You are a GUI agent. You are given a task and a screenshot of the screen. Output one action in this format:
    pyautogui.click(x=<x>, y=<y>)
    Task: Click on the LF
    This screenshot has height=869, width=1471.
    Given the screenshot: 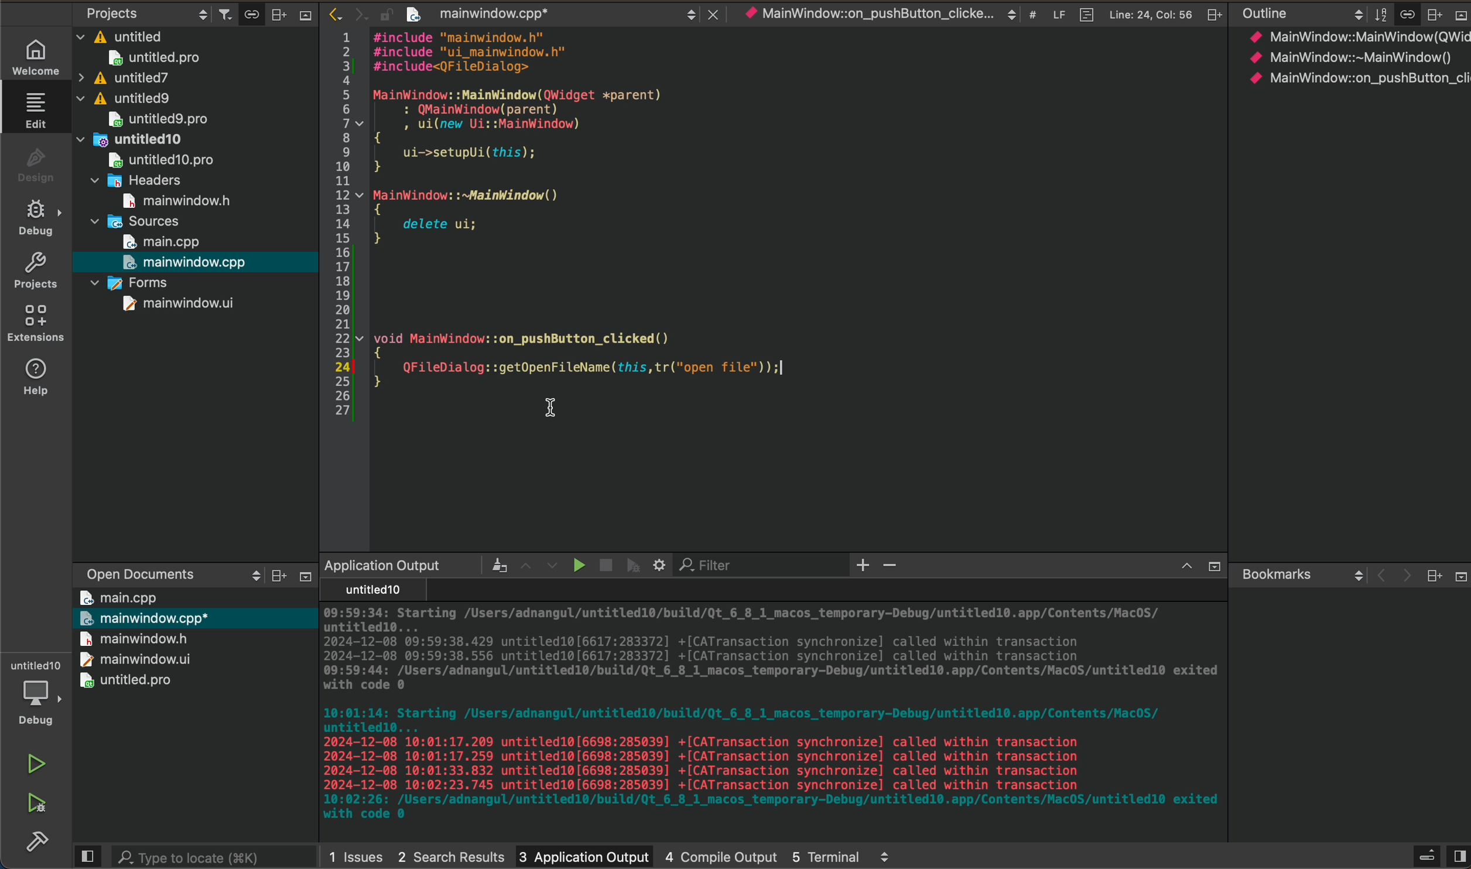 What is the action you would take?
    pyautogui.click(x=1055, y=12)
    